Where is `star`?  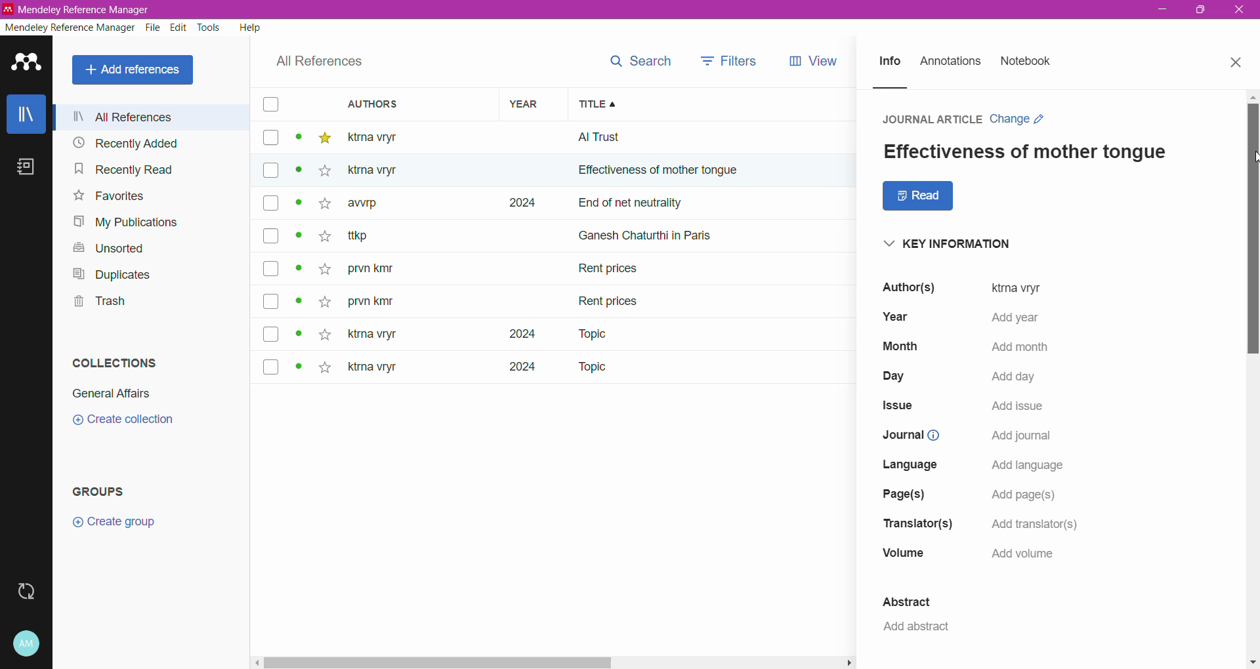 star is located at coordinates (324, 369).